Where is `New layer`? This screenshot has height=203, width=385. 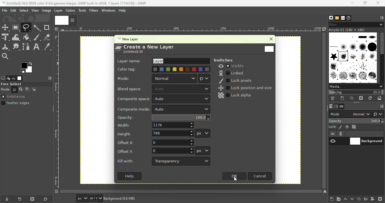 New layer is located at coordinates (130, 39).